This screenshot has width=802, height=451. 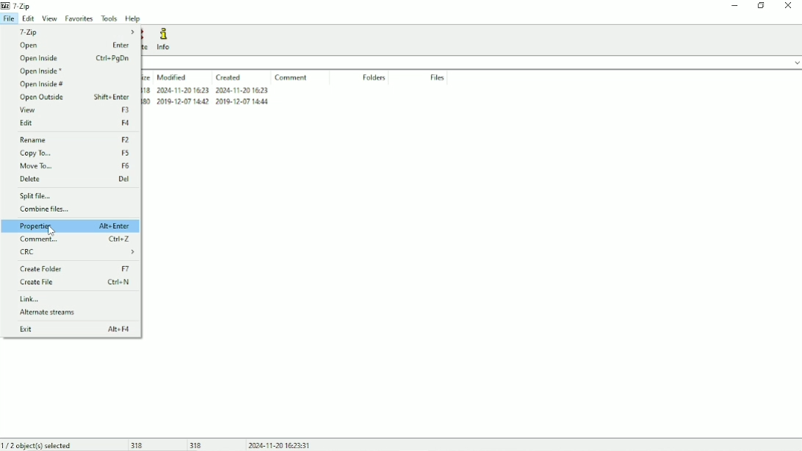 What do you see at coordinates (165, 39) in the screenshot?
I see `Info` at bounding box center [165, 39].